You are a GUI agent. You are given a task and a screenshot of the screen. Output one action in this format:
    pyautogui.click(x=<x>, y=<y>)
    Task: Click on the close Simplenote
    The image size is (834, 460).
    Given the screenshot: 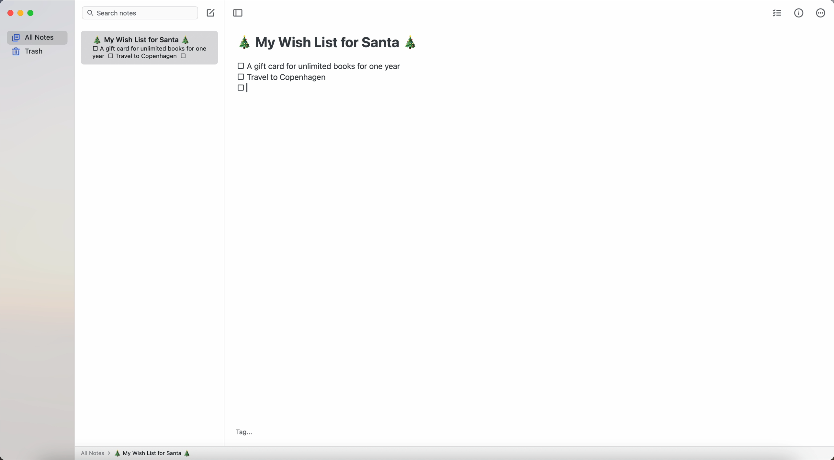 What is the action you would take?
    pyautogui.click(x=9, y=13)
    